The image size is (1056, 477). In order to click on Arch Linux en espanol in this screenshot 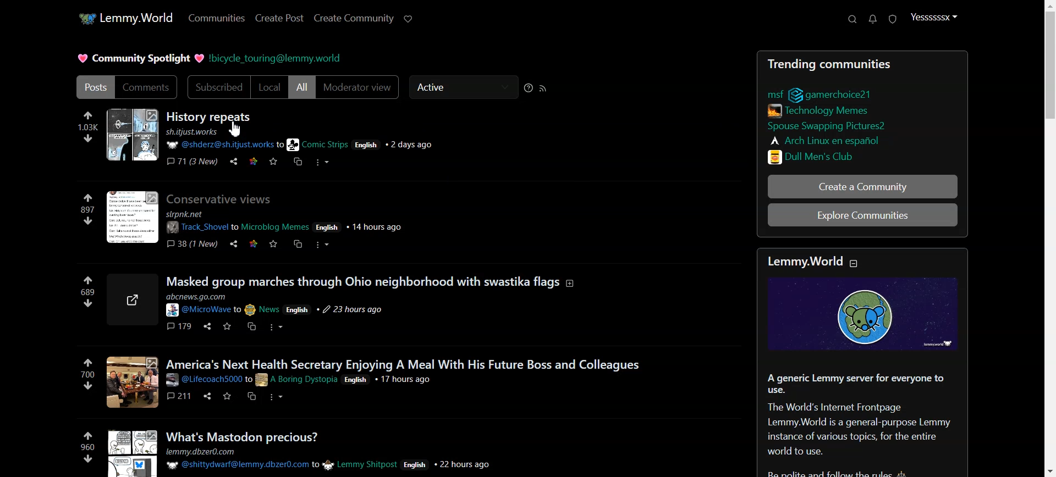, I will do `click(825, 140)`.